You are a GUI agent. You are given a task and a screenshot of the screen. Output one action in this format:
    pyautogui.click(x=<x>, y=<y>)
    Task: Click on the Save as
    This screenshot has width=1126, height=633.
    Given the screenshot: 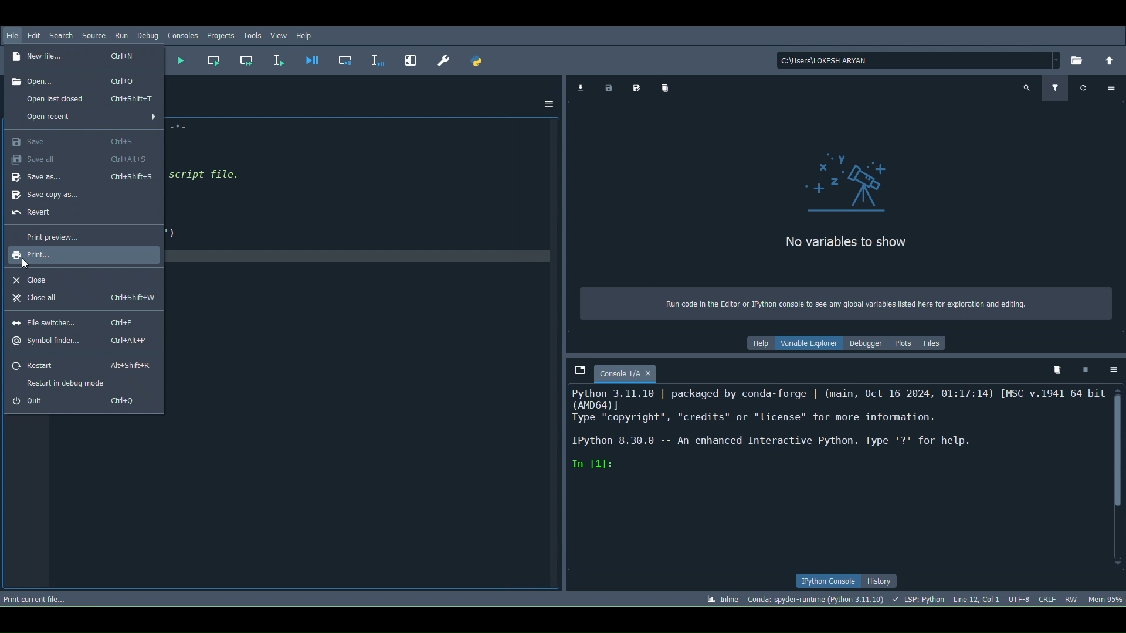 What is the action you would take?
    pyautogui.click(x=82, y=180)
    